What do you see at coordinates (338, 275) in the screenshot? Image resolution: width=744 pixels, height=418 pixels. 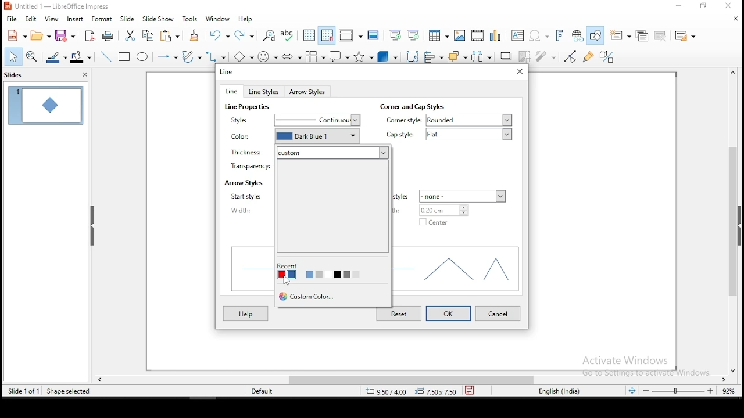 I see `color option` at bounding box center [338, 275].